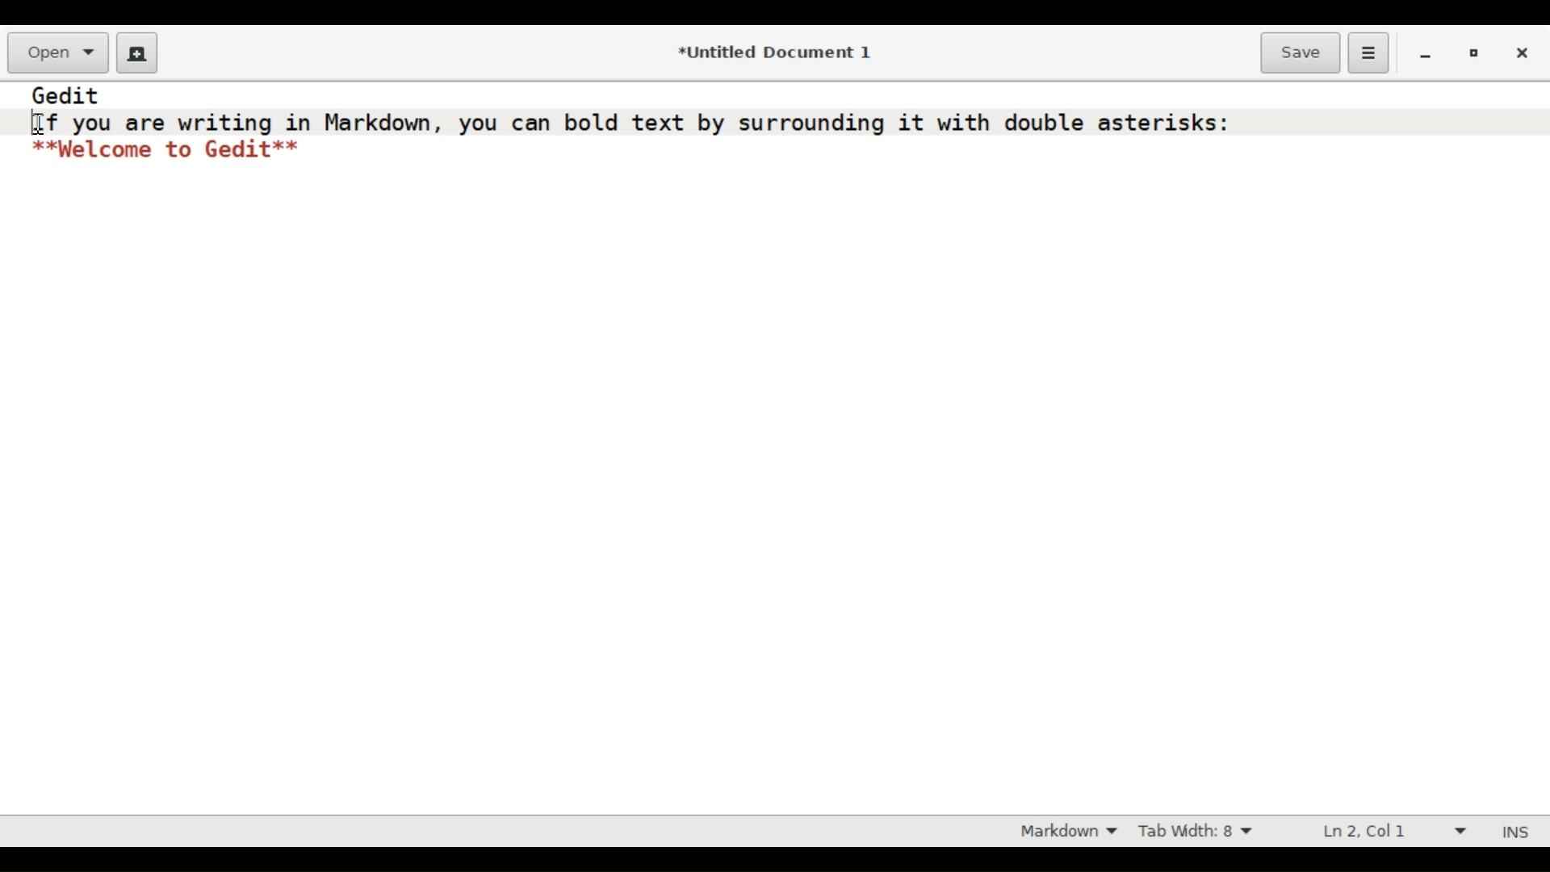  What do you see at coordinates (1523, 53) in the screenshot?
I see `Close` at bounding box center [1523, 53].